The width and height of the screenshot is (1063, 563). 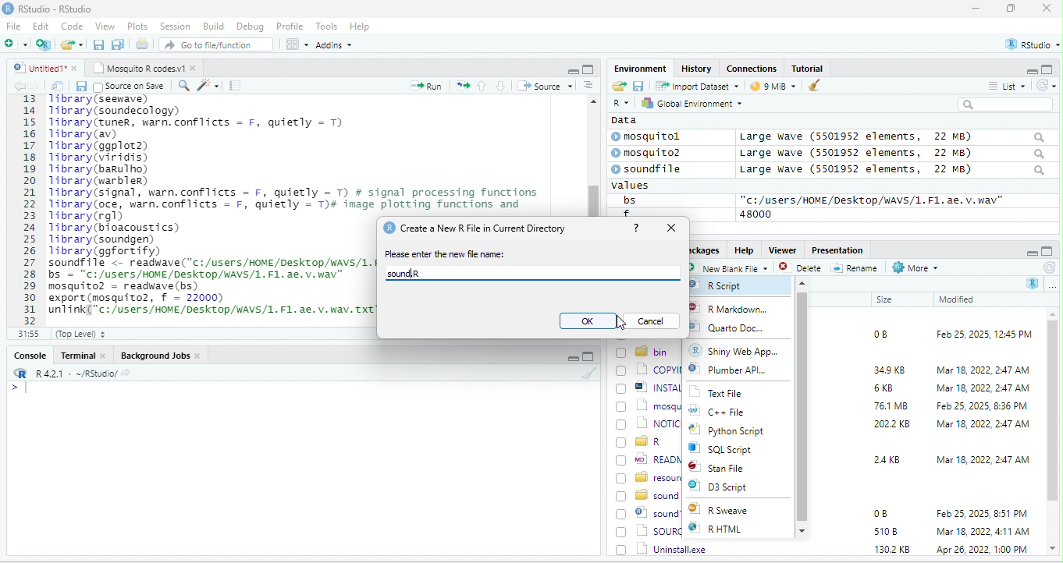 I want to click on maximize, so click(x=588, y=356).